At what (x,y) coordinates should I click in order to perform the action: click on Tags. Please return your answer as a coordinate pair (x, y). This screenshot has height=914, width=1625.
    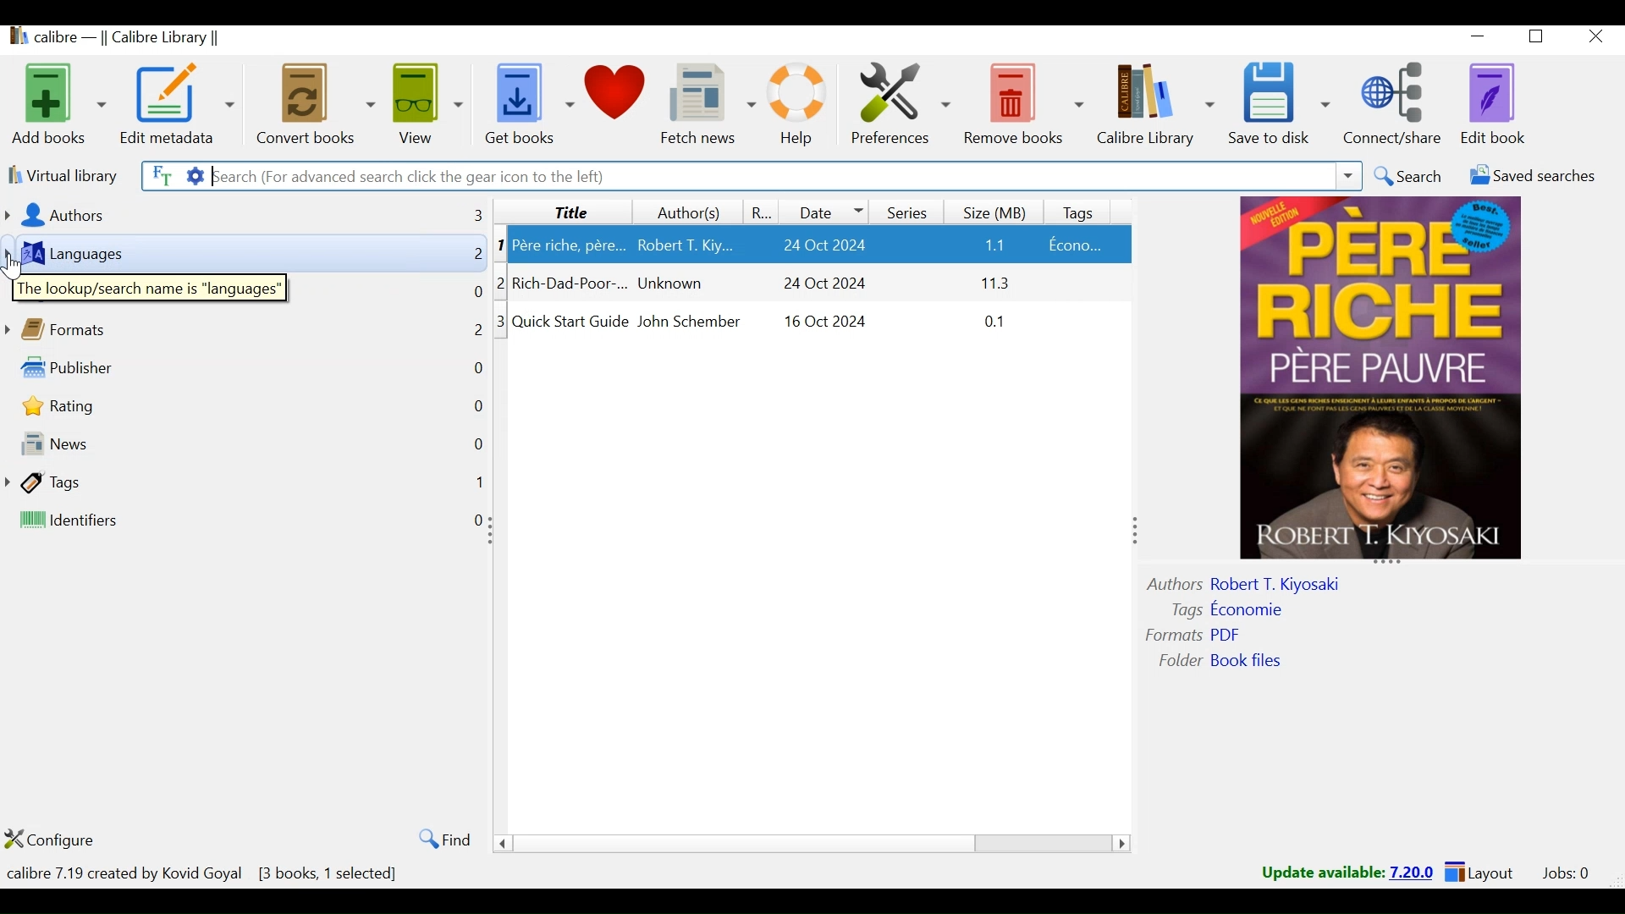
    Looking at the image, I should click on (127, 484).